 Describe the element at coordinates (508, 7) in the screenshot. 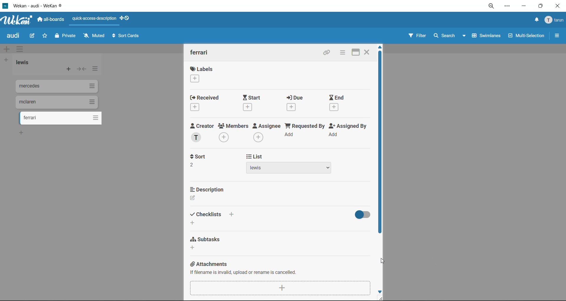

I see `settings` at that location.